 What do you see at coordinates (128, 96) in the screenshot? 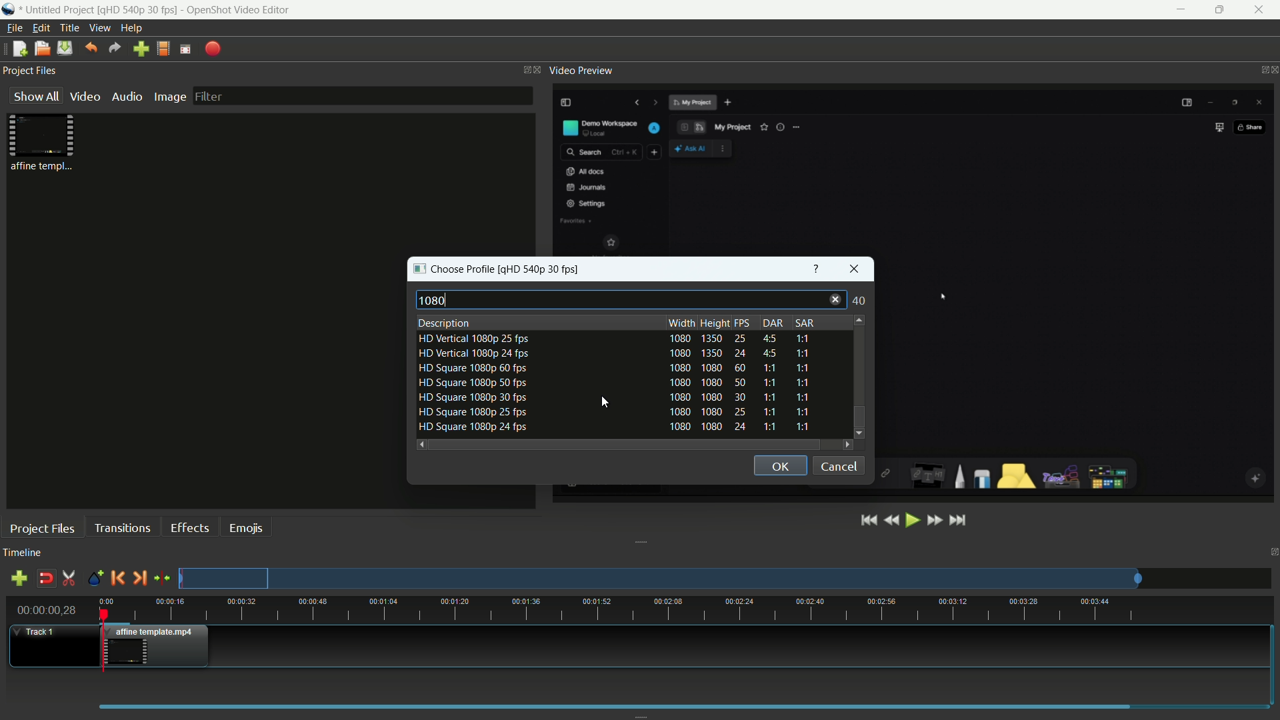
I see `audio` at bounding box center [128, 96].